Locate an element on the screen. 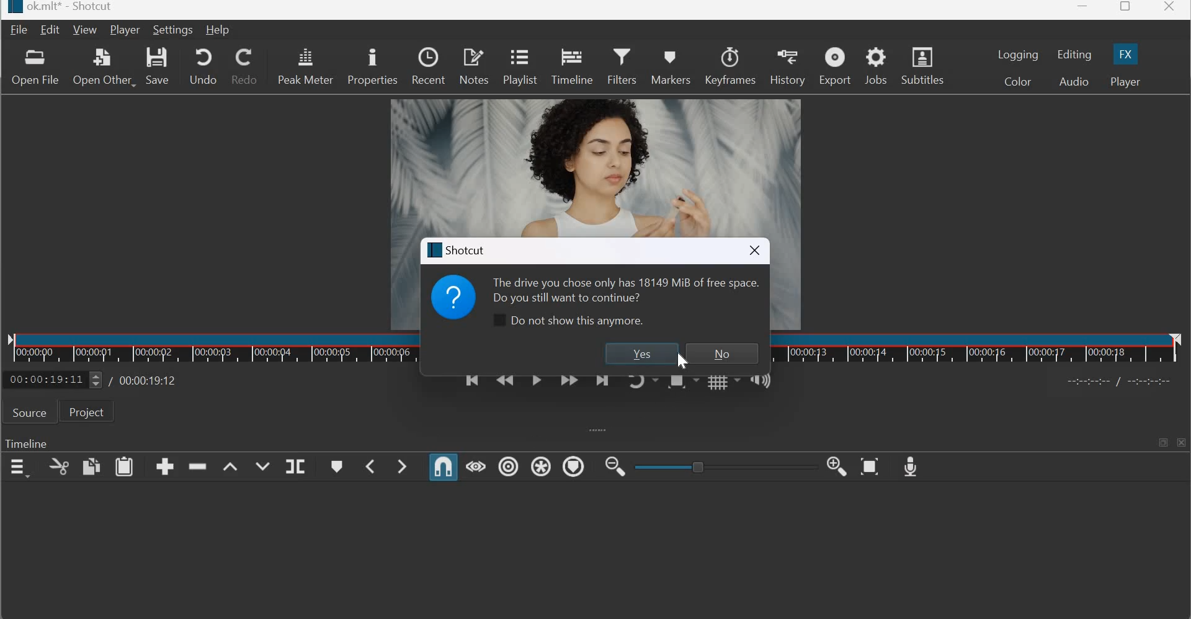 The image size is (1191, 619). Open File is located at coordinates (35, 69).